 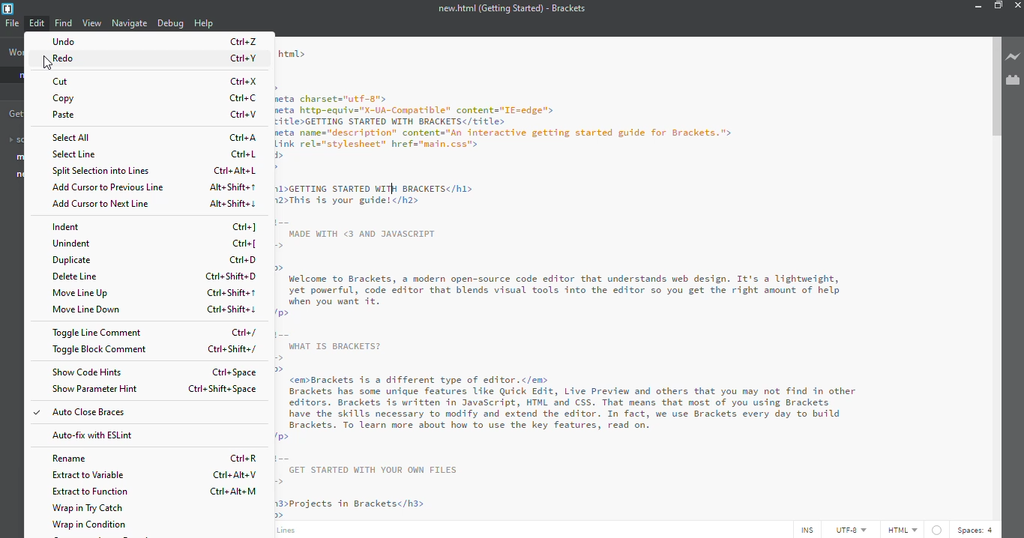 I want to click on ctrl+shift+/, so click(x=235, y=350).